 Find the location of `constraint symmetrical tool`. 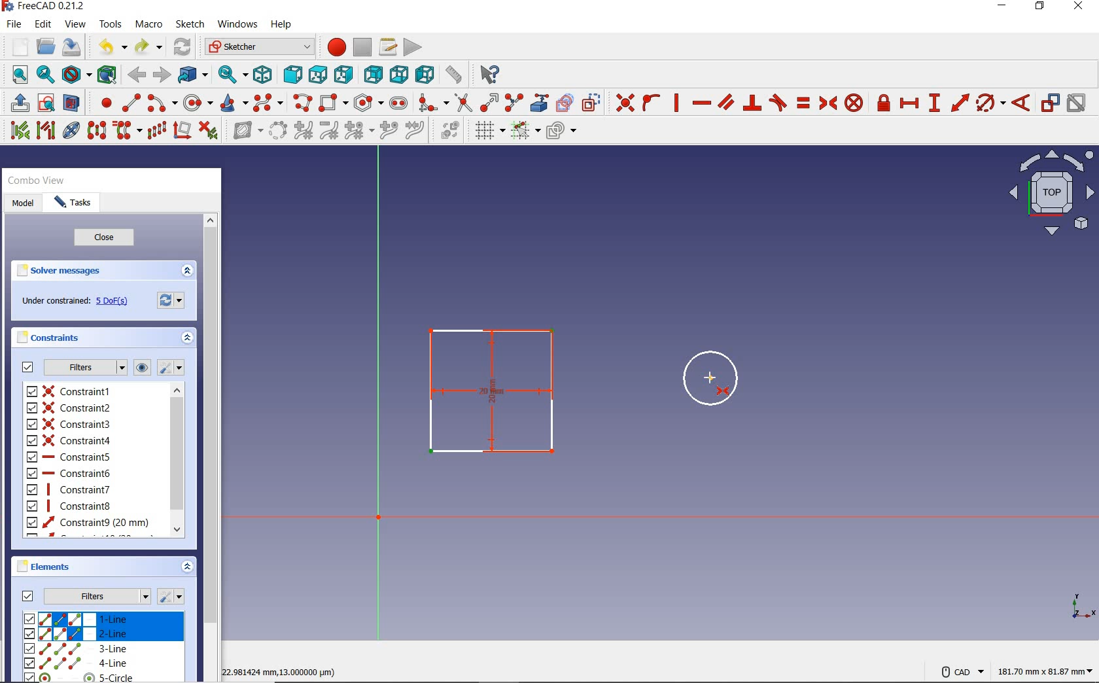

constraint symmetrical tool is located at coordinates (724, 390).